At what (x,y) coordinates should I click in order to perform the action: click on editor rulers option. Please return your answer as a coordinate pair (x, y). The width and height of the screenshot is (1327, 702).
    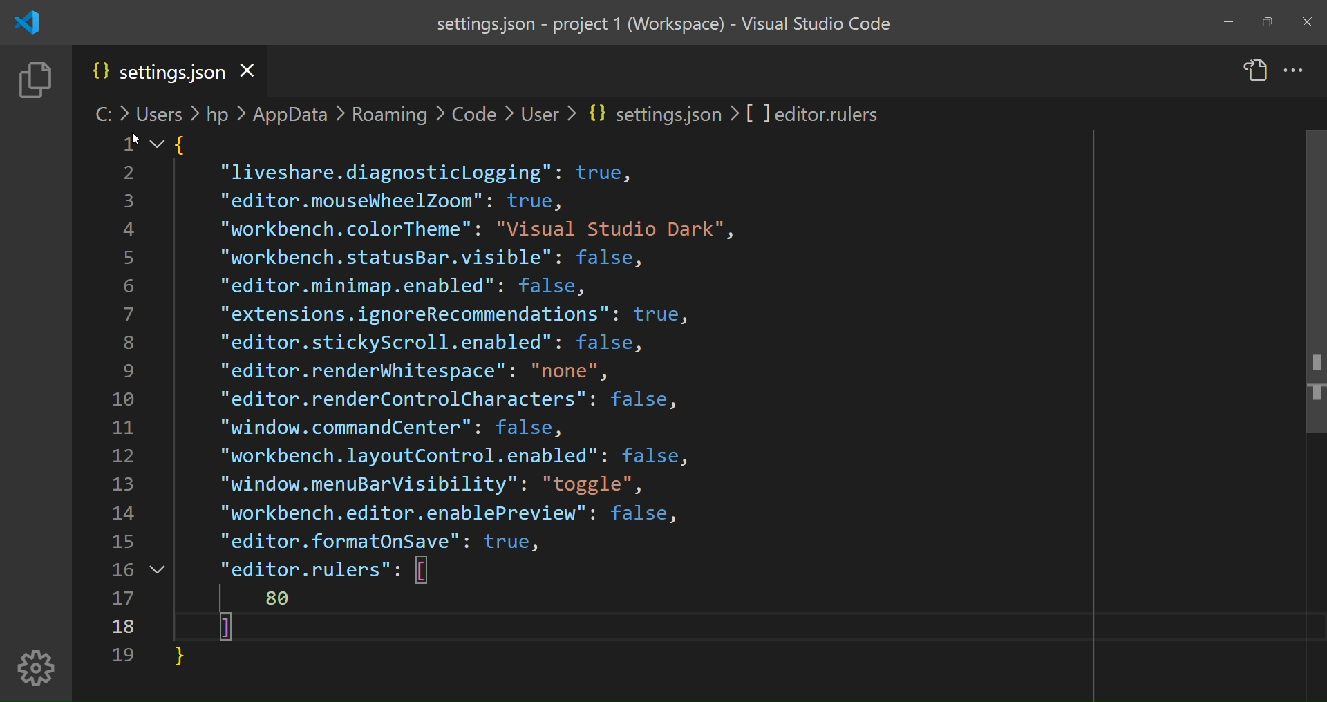
    Looking at the image, I should click on (305, 571).